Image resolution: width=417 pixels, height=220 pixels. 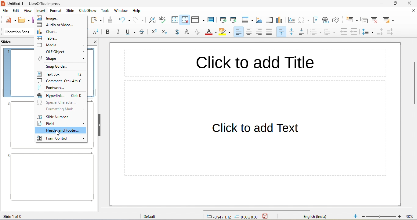 I want to click on slide 3, so click(x=50, y=177).